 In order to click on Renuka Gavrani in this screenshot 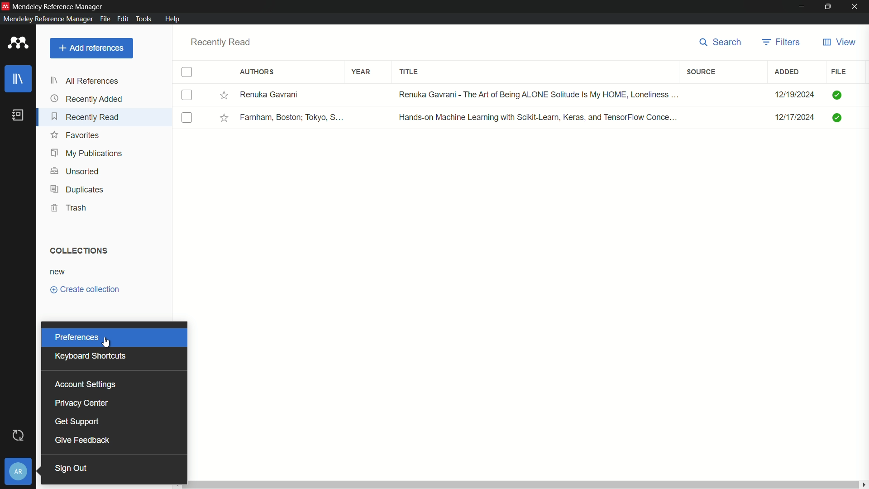, I will do `click(290, 96)`.